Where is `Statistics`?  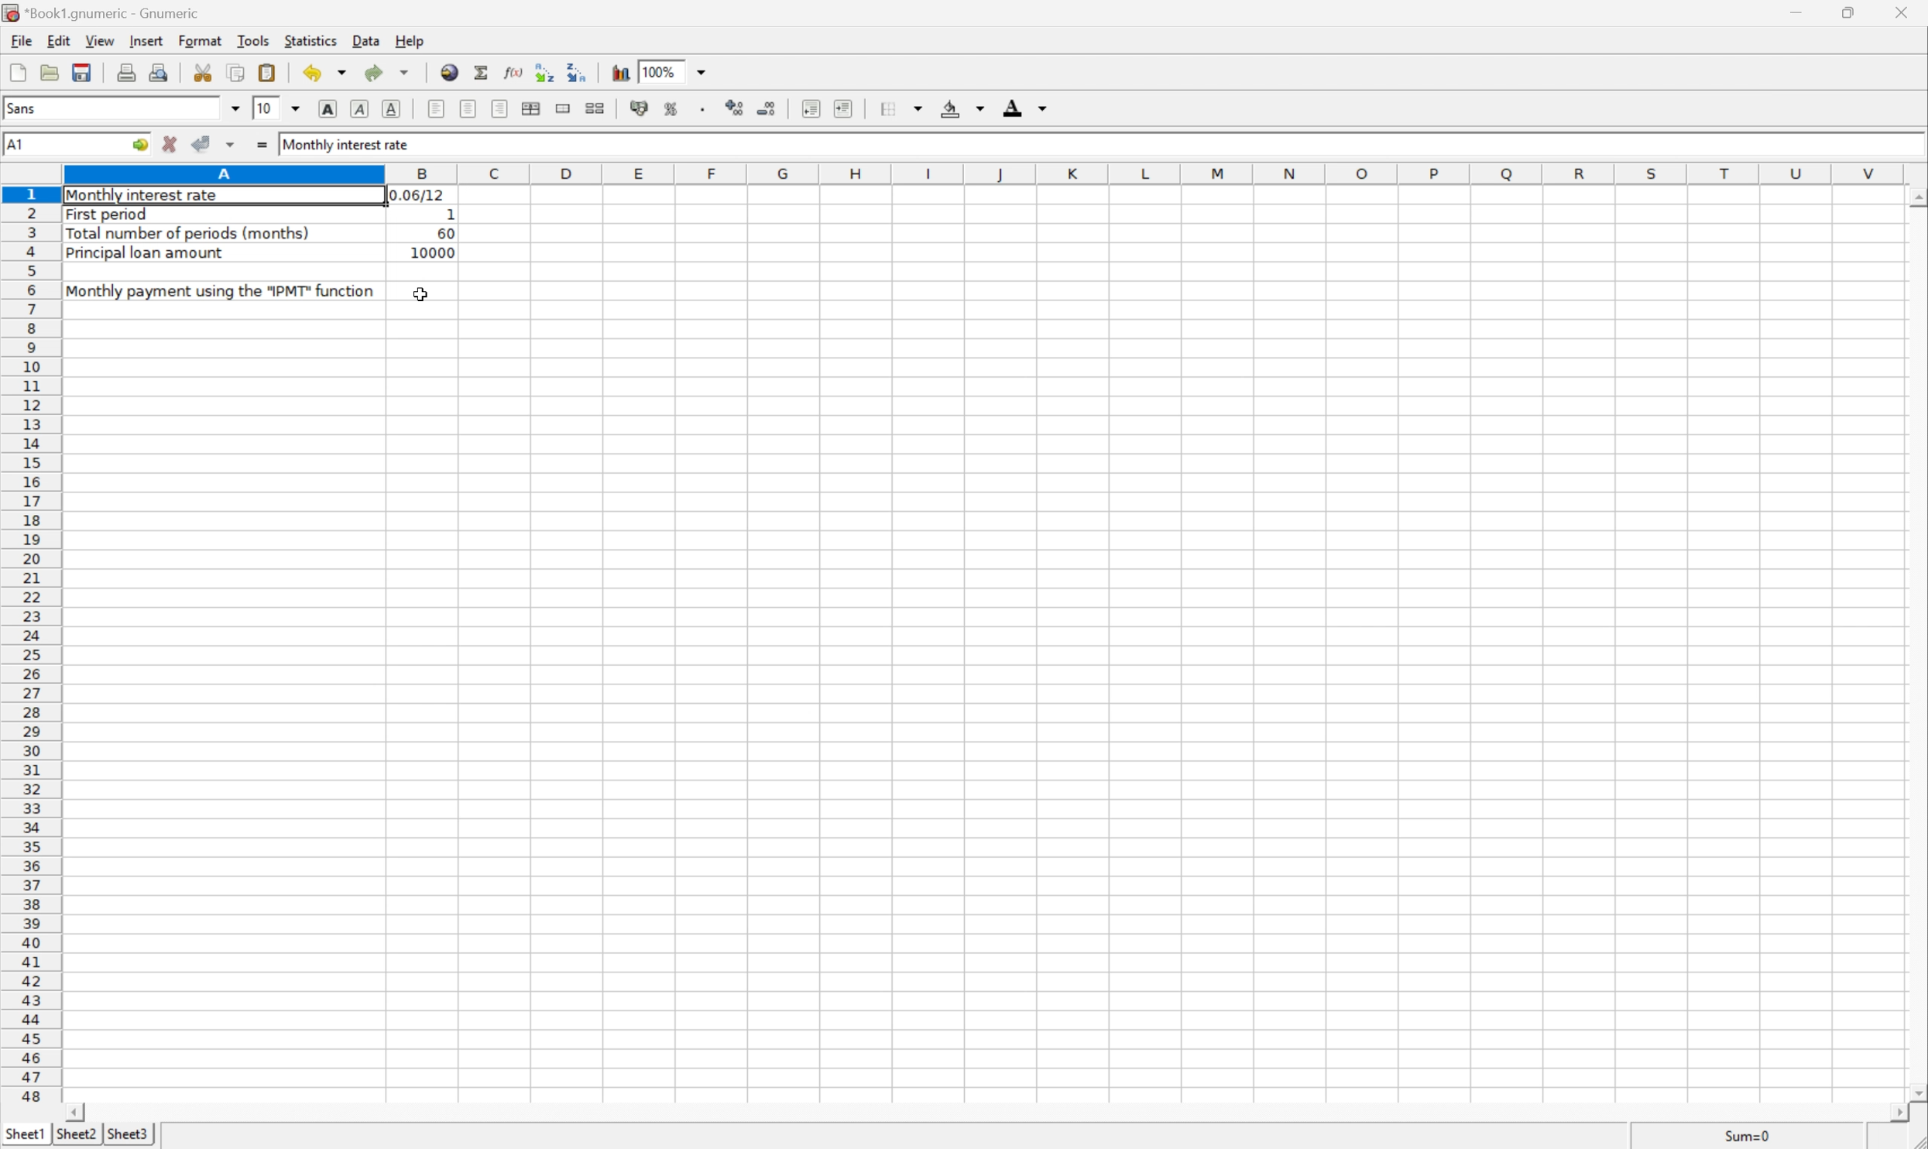 Statistics is located at coordinates (310, 38).